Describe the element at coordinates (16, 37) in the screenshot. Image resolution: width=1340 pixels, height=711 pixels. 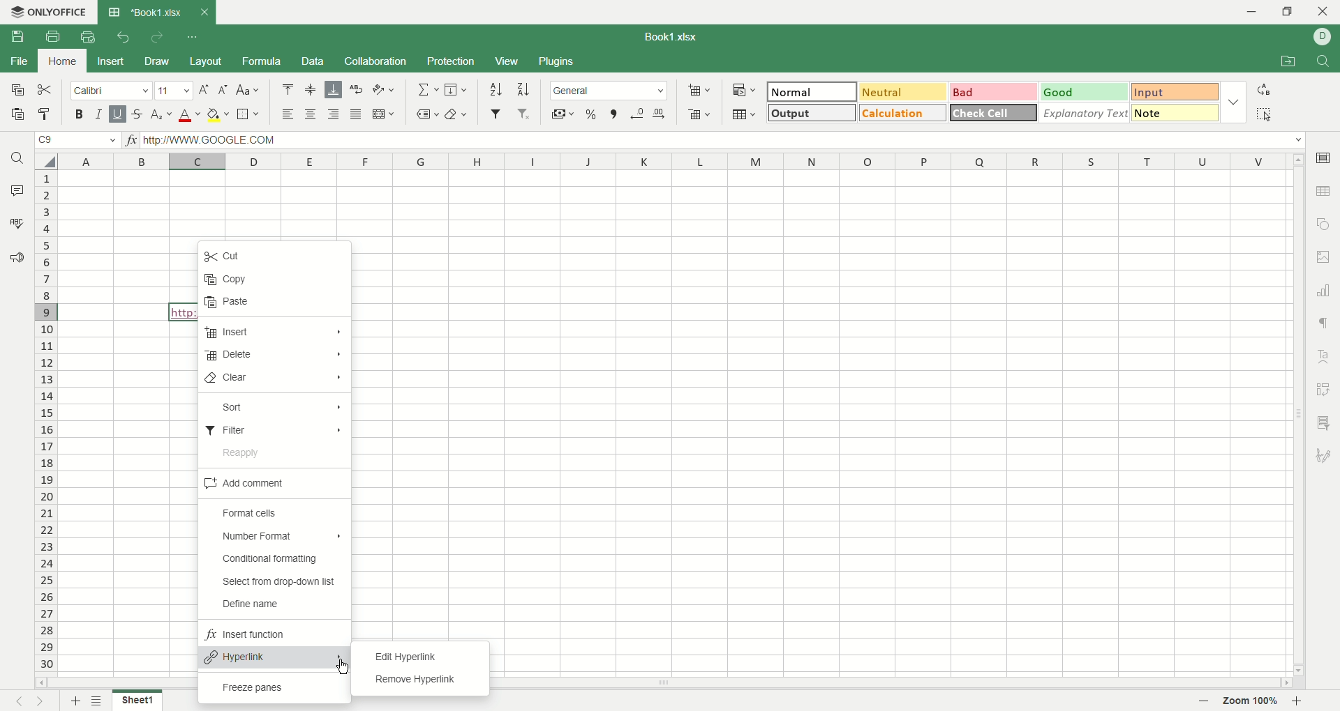
I see `save` at that location.